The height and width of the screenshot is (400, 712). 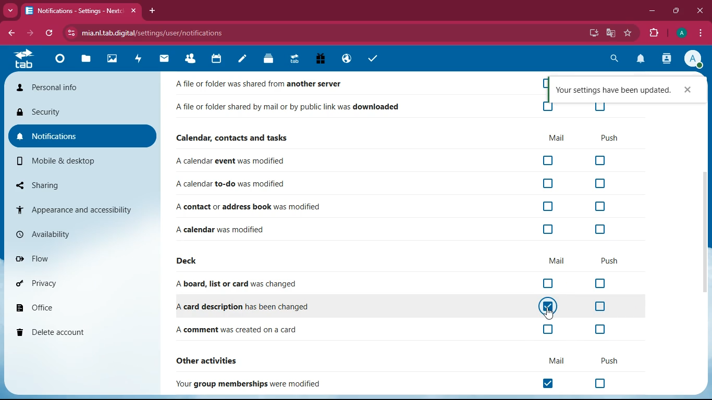 What do you see at coordinates (698, 11) in the screenshot?
I see `close` at bounding box center [698, 11].